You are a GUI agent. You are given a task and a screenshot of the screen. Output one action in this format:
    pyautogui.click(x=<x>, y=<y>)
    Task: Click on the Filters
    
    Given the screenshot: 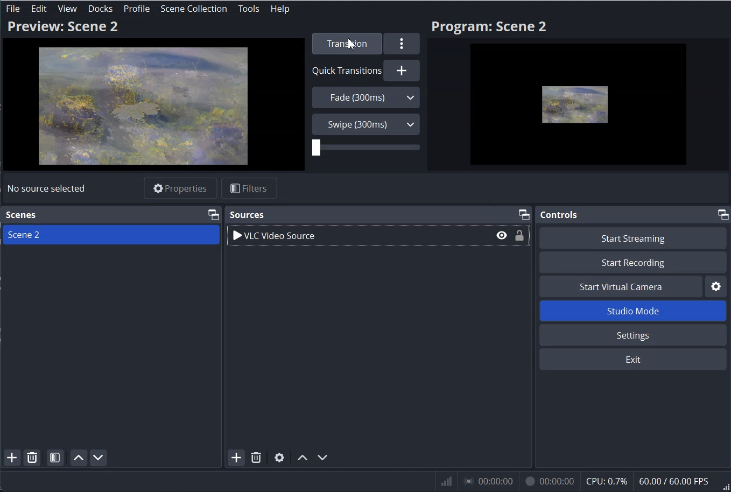 What is the action you would take?
    pyautogui.click(x=250, y=188)
    